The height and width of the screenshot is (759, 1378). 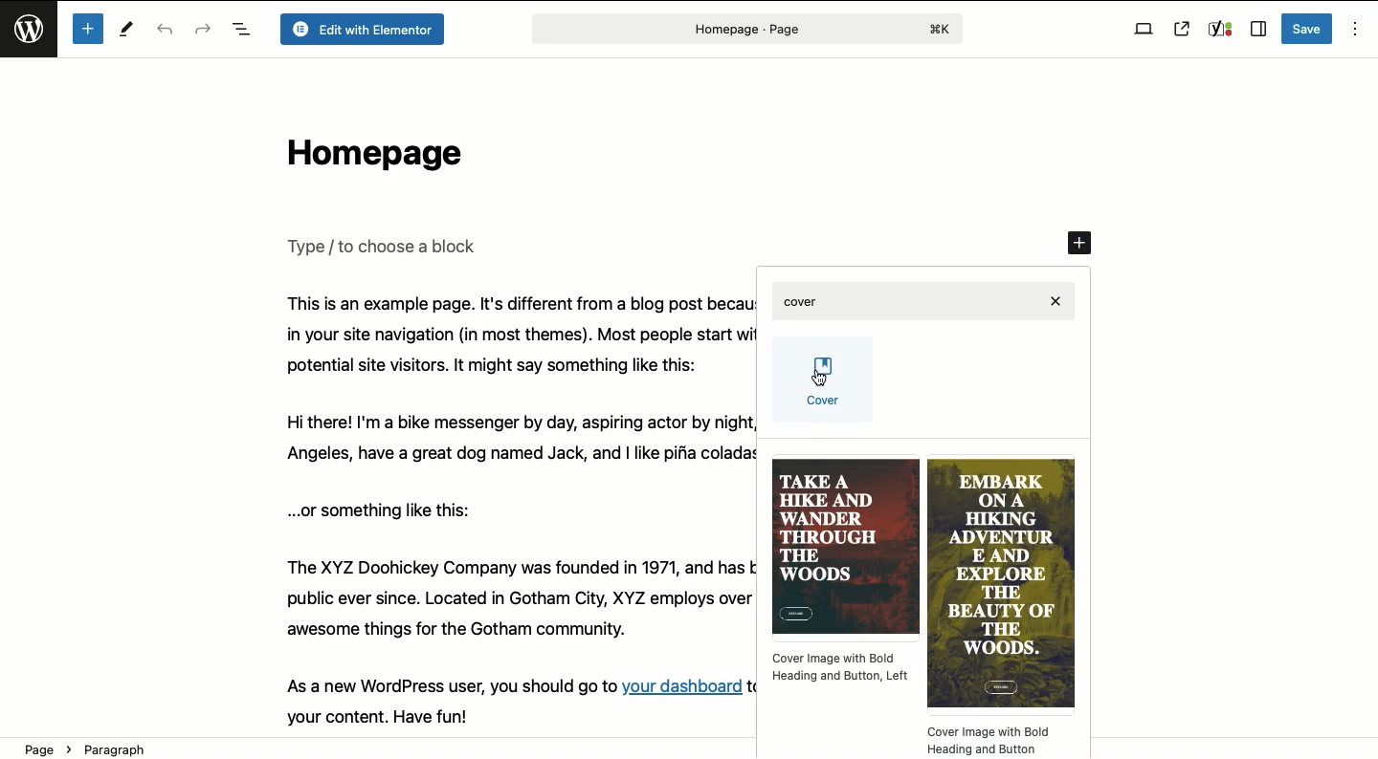 What do you see at coordinates (1000, 609) in the screenshot?
I see `Template` at bounding box center [1000, 609].